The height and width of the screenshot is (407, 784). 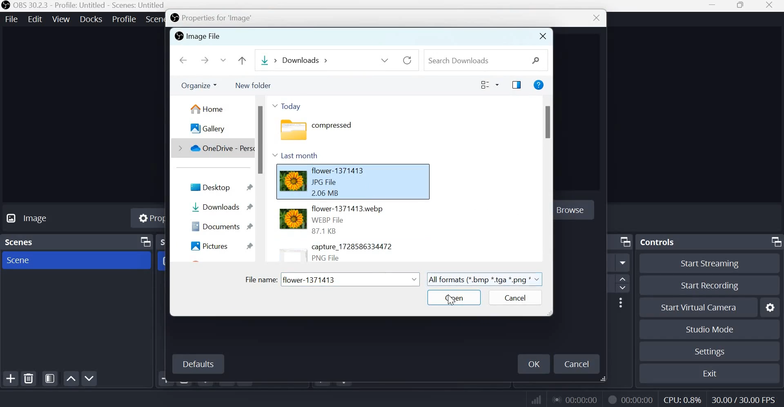 What do you see at coordinates (536, 399) in the screenshot?
I see `connection status indicator` at bounding box center [536, 399].